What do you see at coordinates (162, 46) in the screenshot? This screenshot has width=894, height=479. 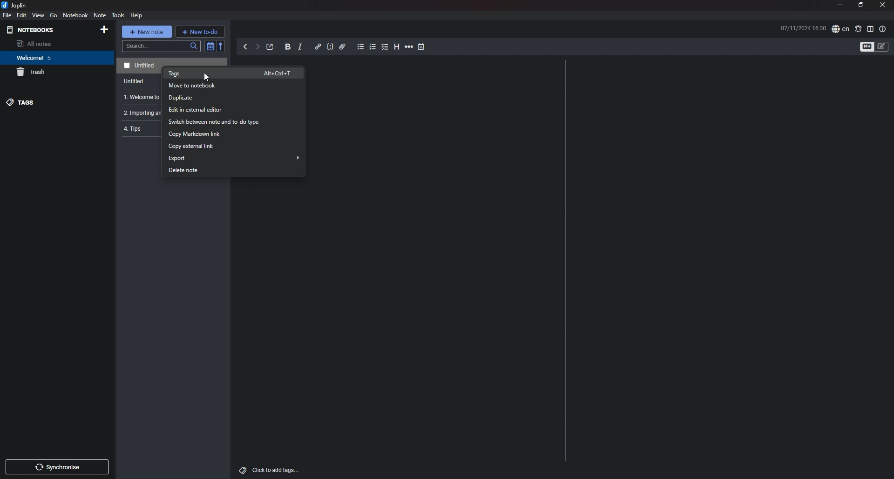 I see `search` at bounding box center [162, 46].